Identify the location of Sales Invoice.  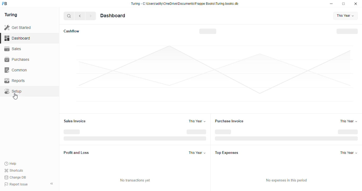
(76, 122).